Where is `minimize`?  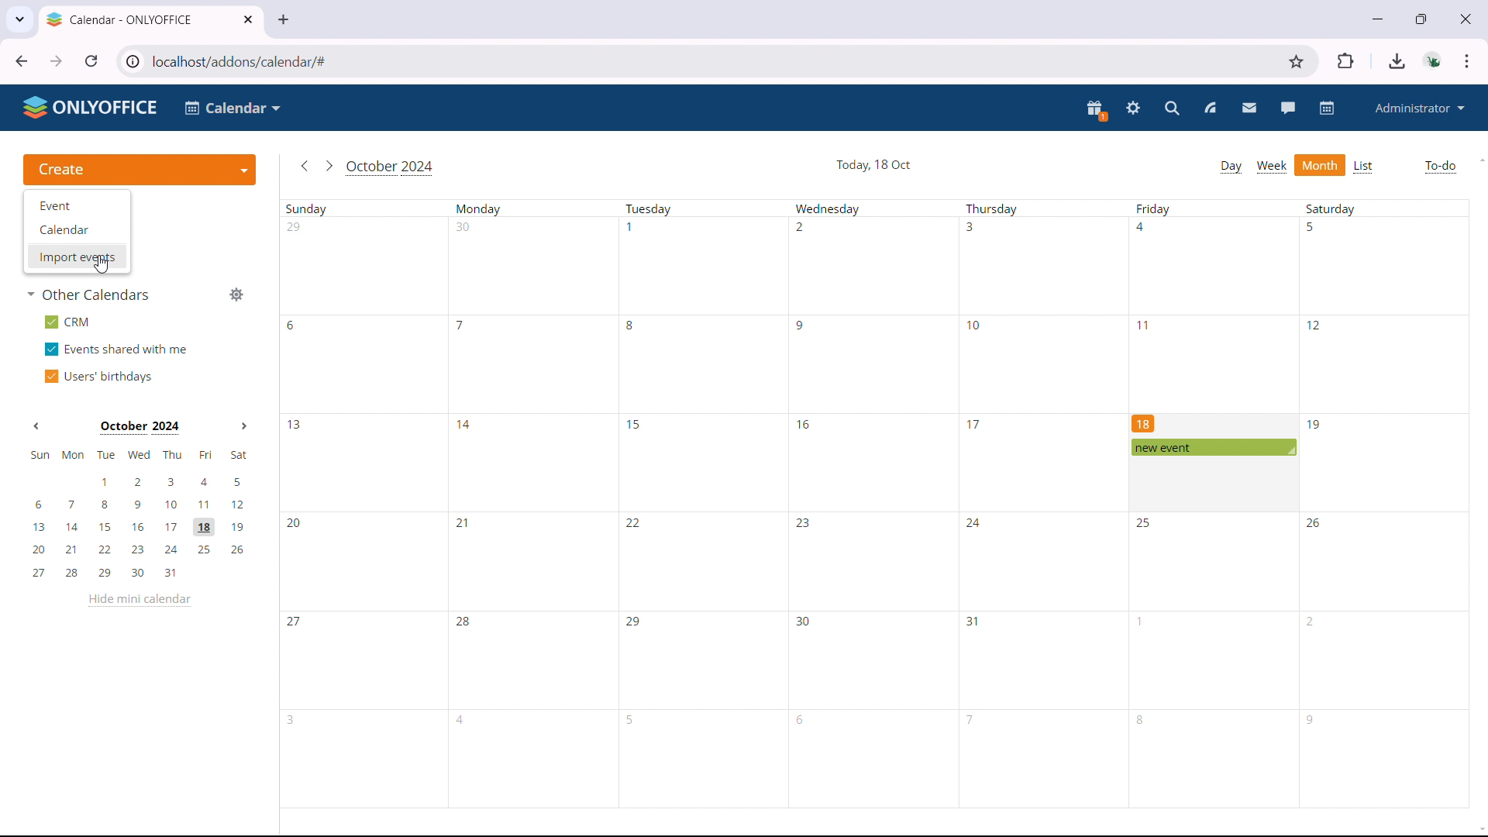
minimize is located at coordinates (1376, 17).